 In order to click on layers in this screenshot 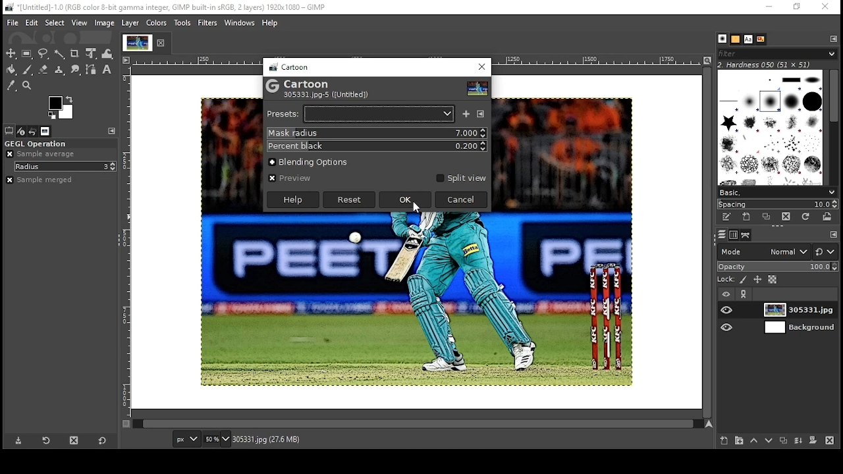, I will do `click(722, 235)`.